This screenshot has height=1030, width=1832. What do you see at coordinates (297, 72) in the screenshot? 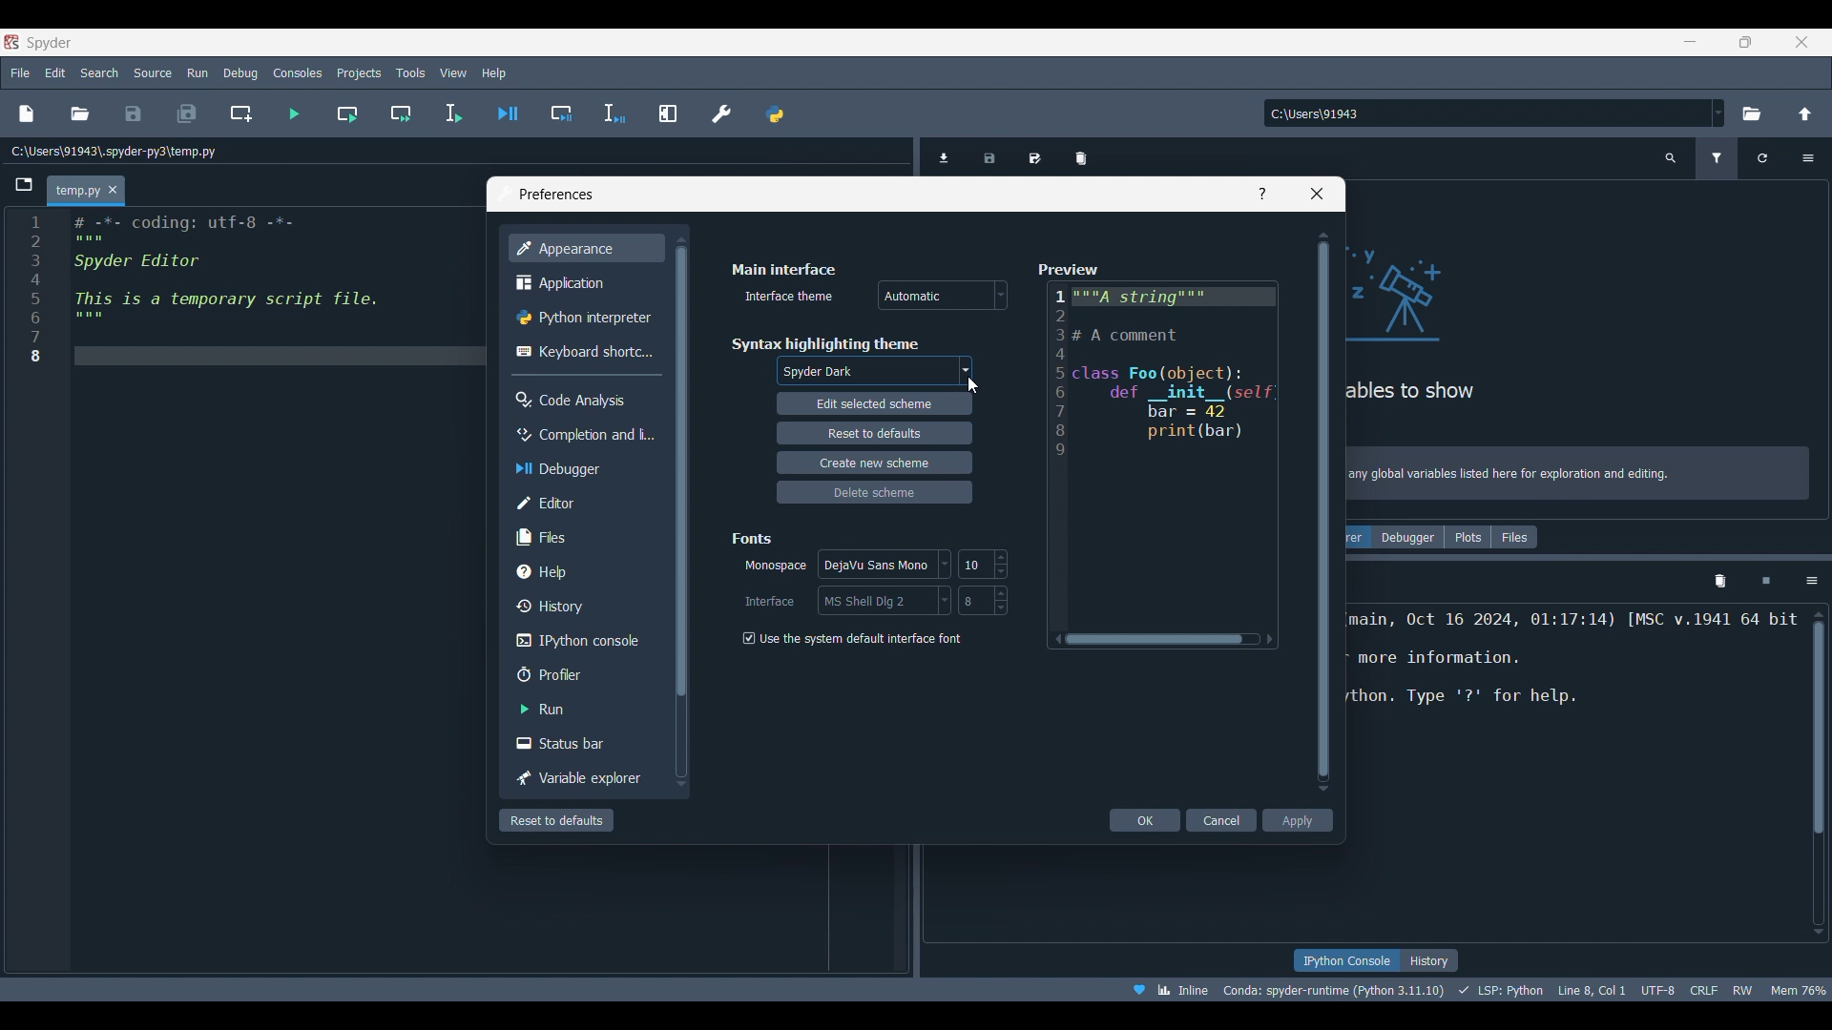
I see `Consoles menu` at bounding box center [297, 72].